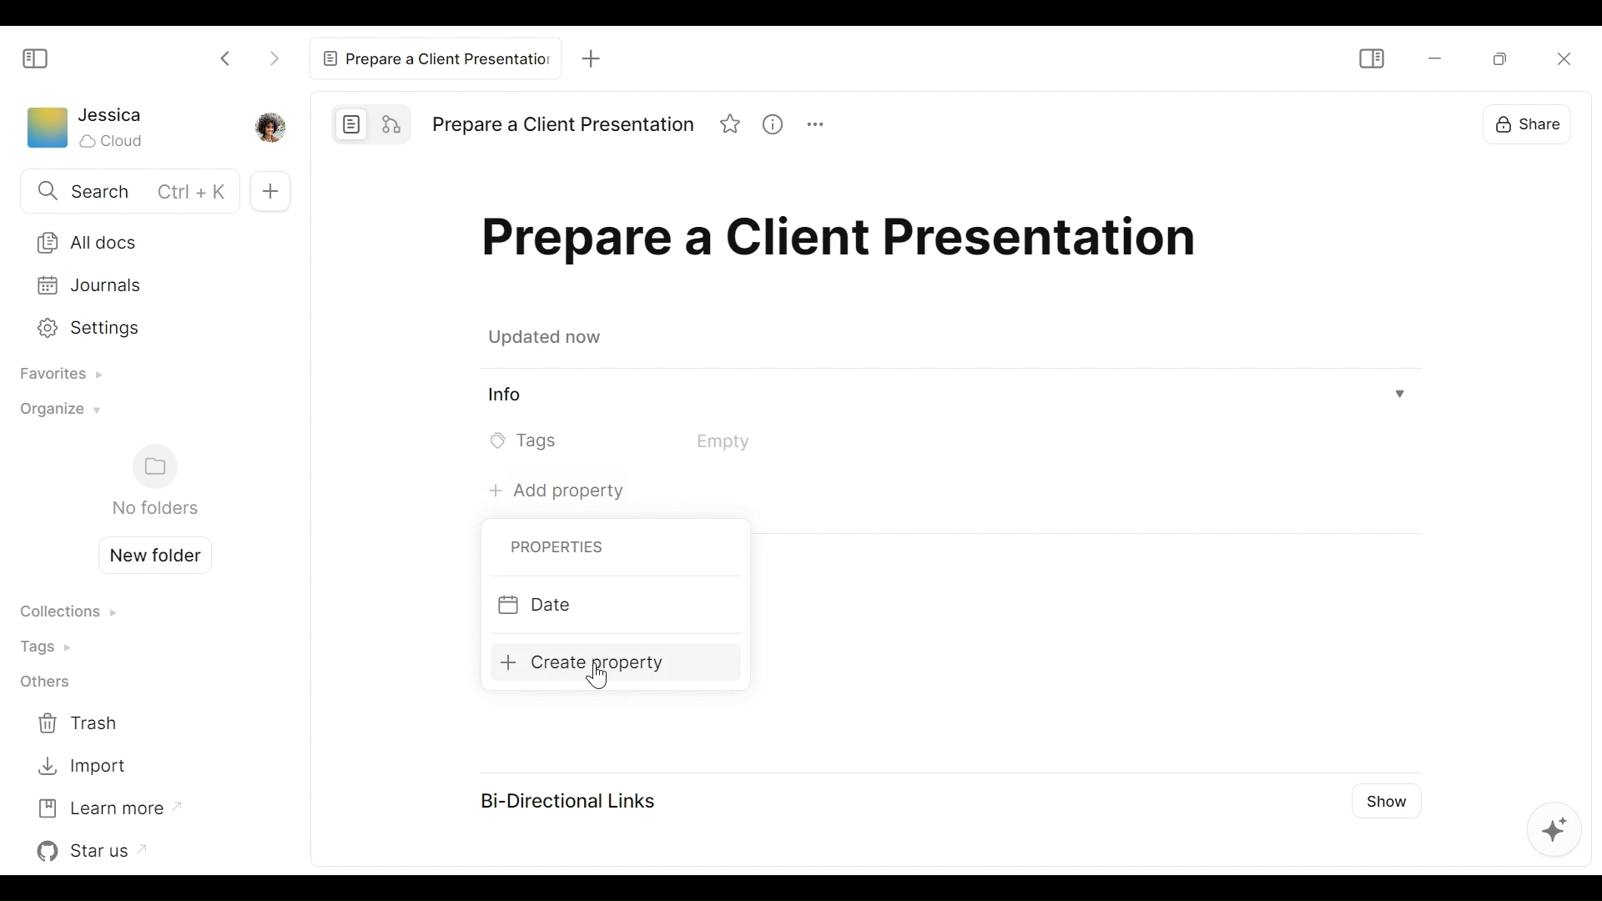  I want to click on Cursor, so click(602, 677).